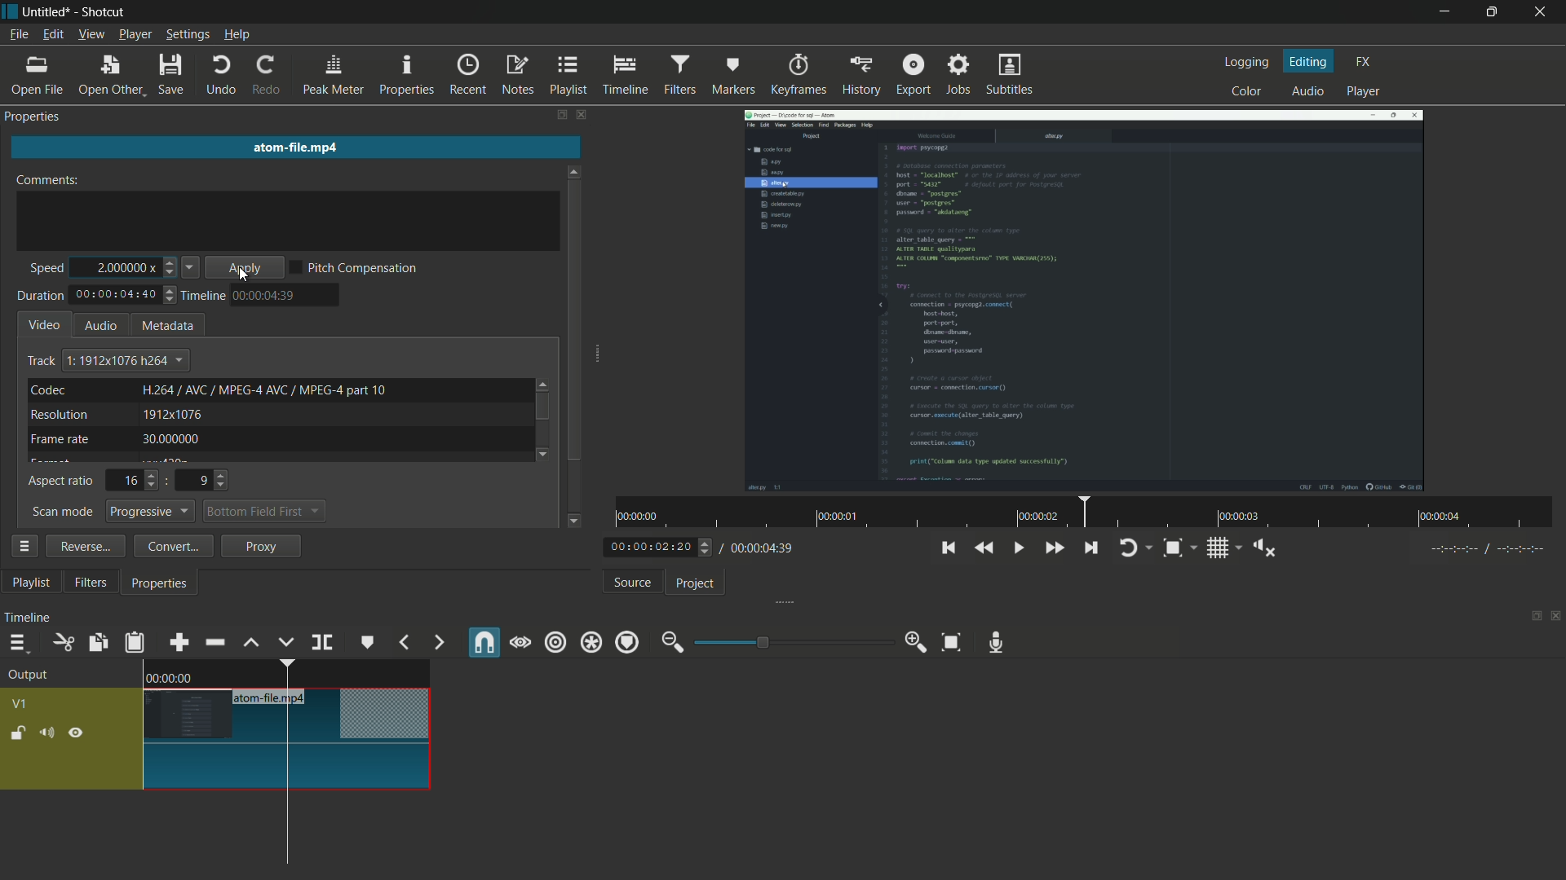  What do you see at coordinates (516, 77) in the screenshot?
I see `notes` at bounding box center [516, 77].